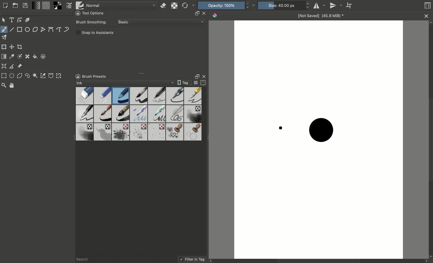  Describe the element at coordinates (192, 259) in the screenshot. I see `Filter in tag` at that location.